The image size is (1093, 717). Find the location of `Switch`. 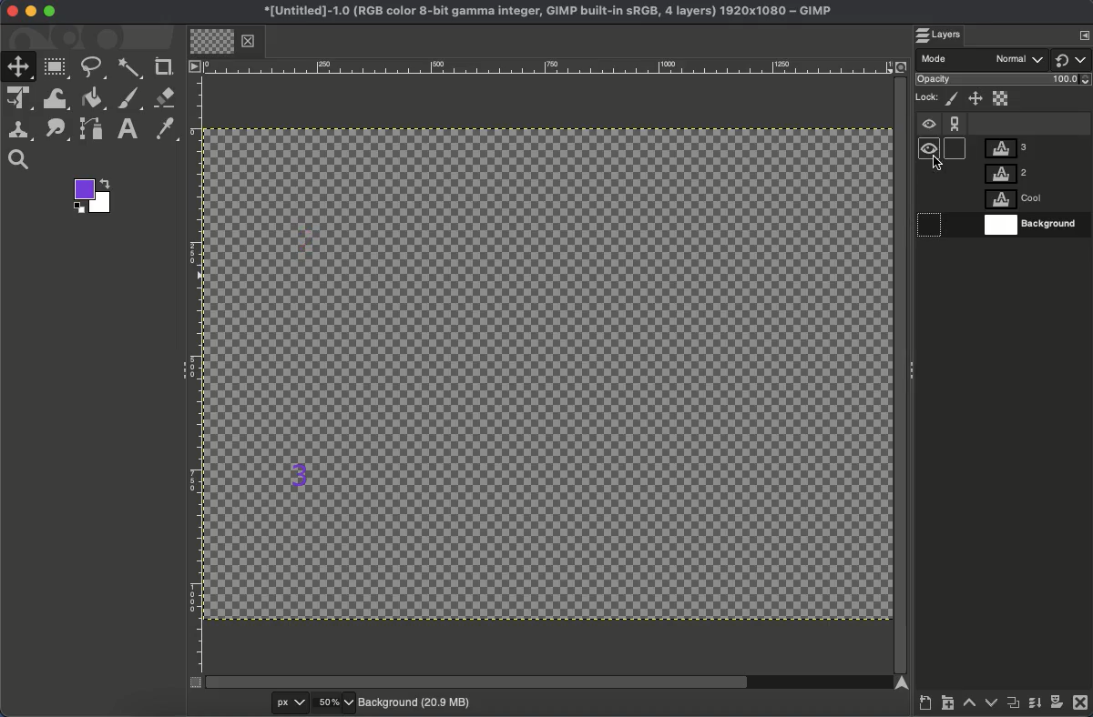

Switch is located at coordinates (1072, 59).